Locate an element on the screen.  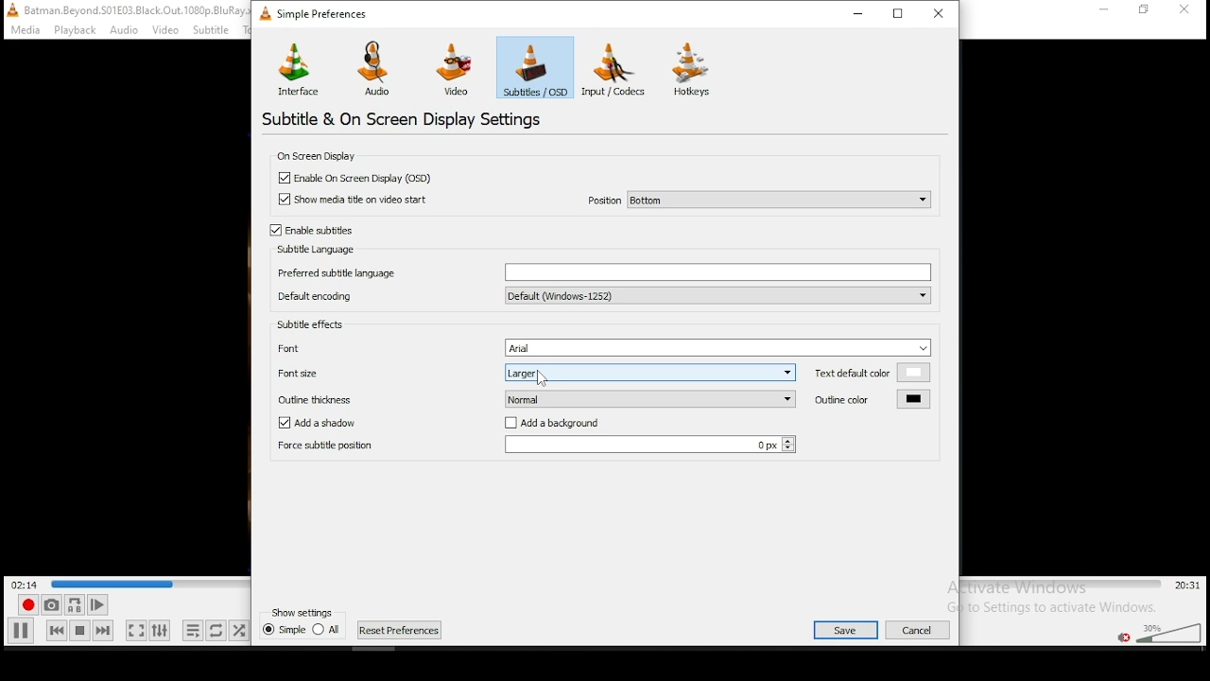
 is located at coordinates (22, 30).